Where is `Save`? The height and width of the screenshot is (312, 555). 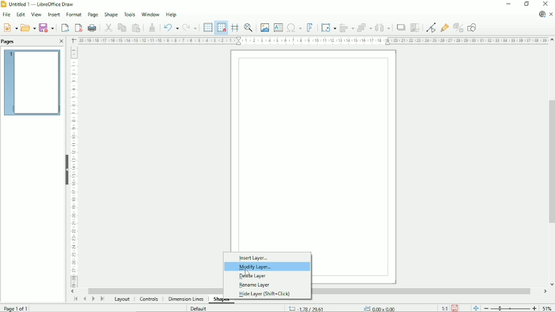
Save is located at coordinates (47, 27).